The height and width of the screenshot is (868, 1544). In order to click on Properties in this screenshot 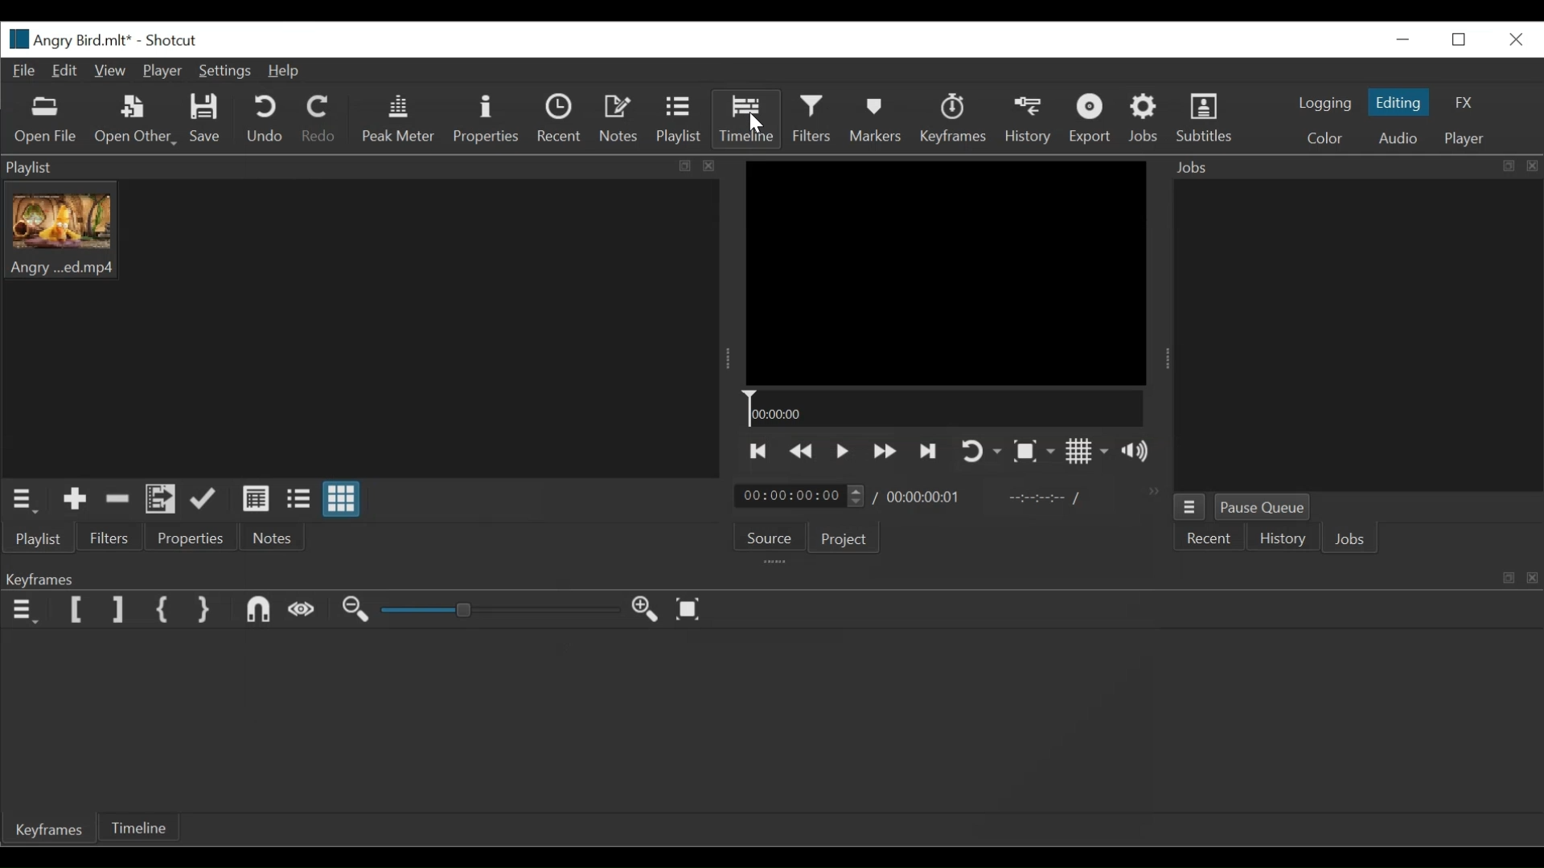, I will do `click(191, 537)`.